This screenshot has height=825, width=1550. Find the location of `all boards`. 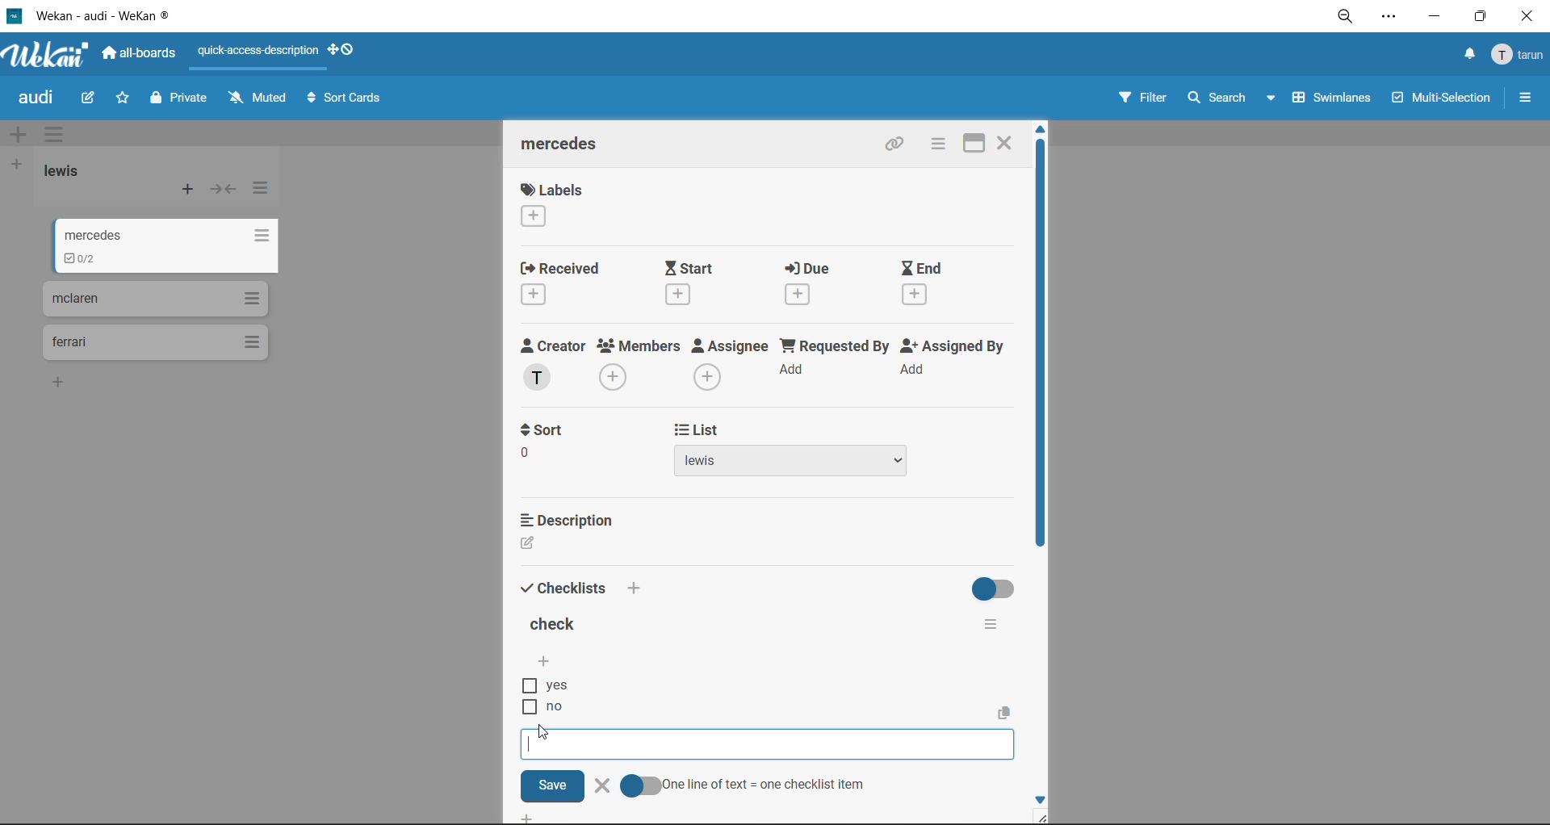

all boards is located at coordinates (140, 54).